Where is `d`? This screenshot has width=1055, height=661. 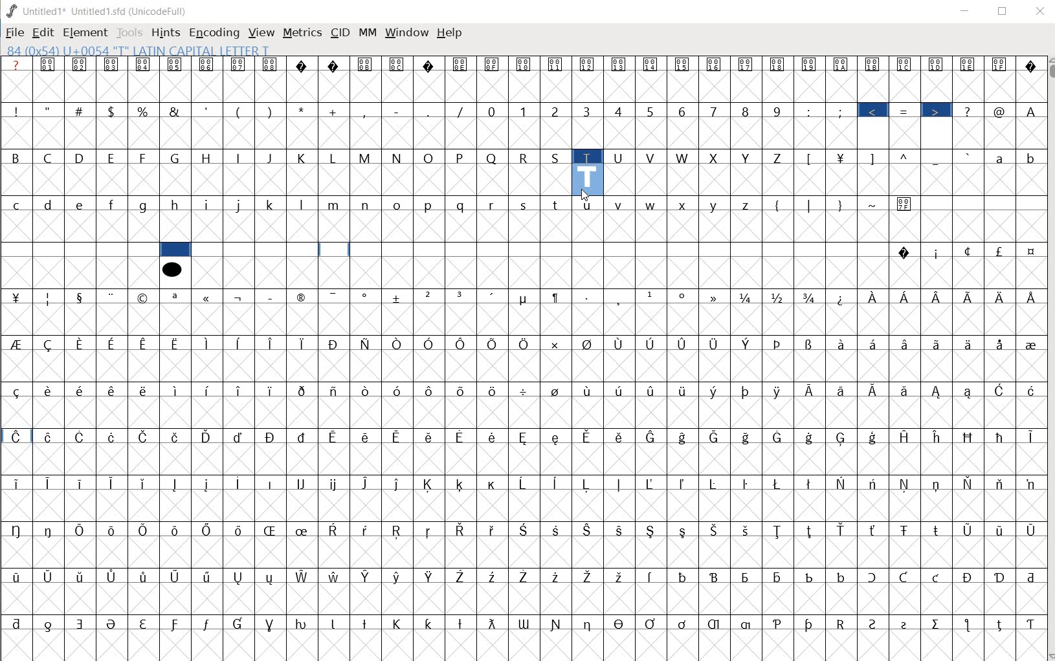 d is located at coordinates (49, 204).